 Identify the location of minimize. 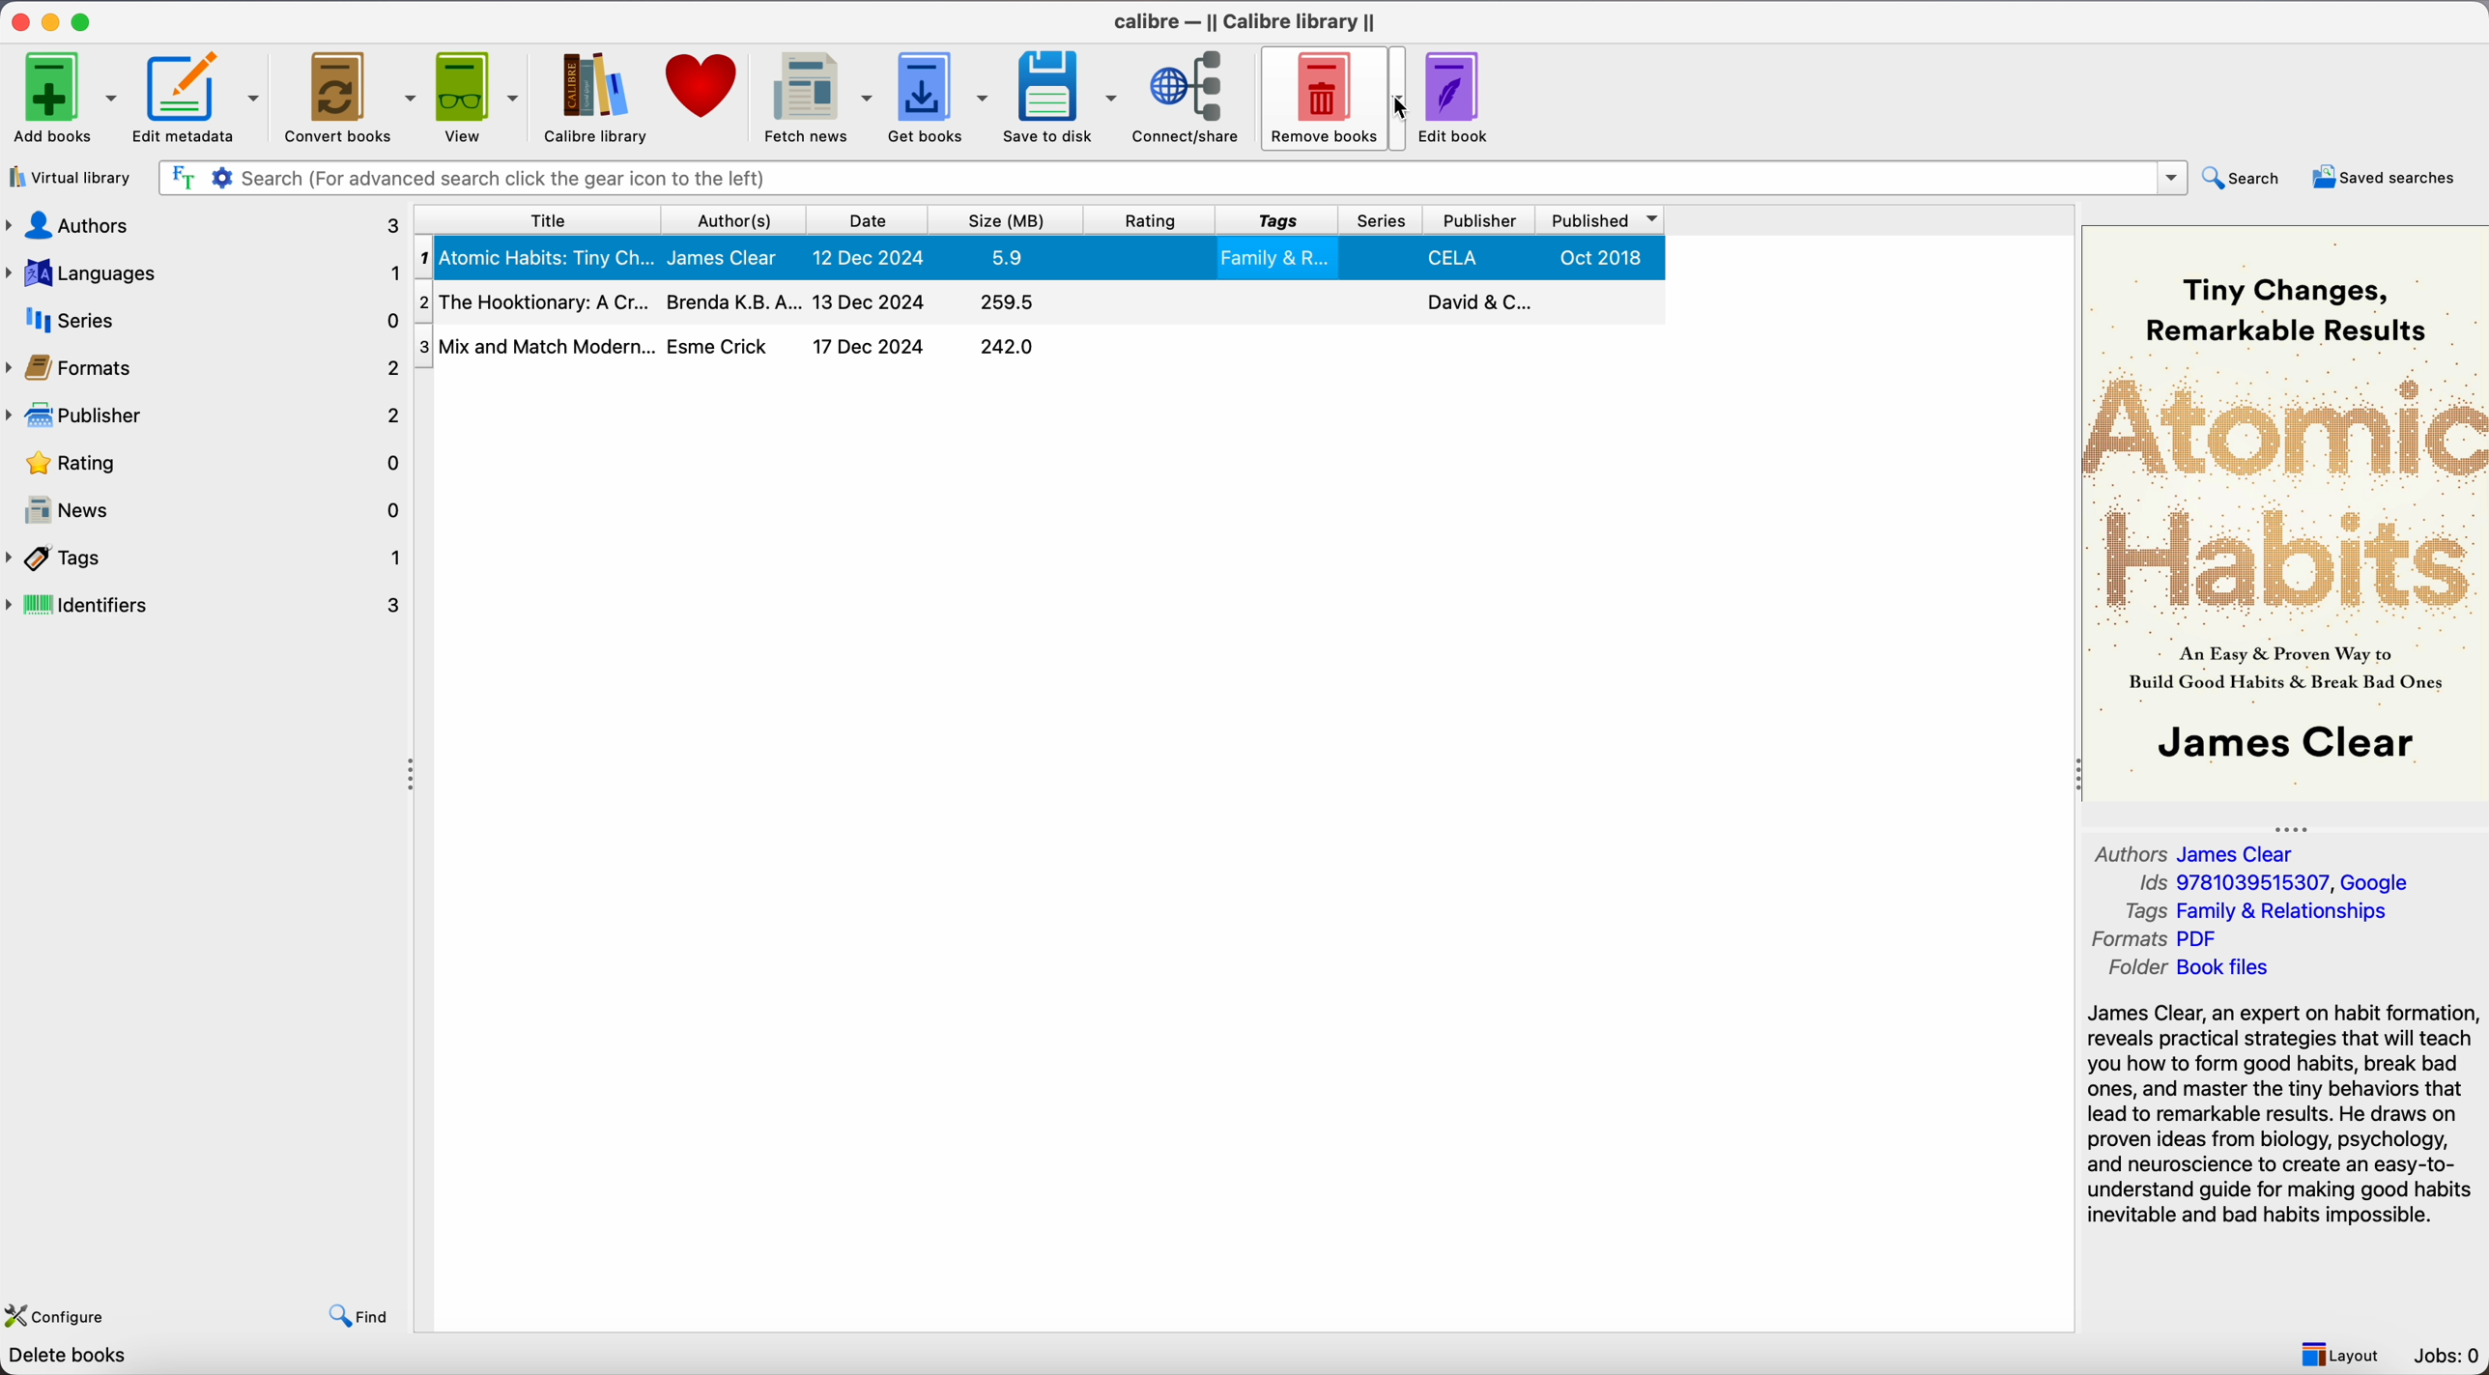
(54, 23).